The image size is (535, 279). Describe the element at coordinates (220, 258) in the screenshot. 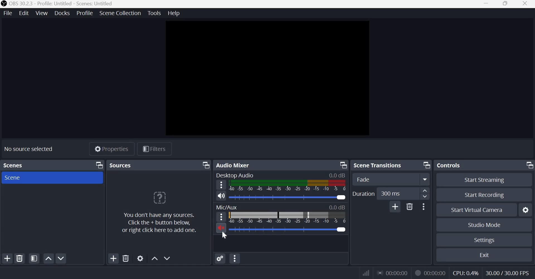

I see `audio mixer menu` at that location.